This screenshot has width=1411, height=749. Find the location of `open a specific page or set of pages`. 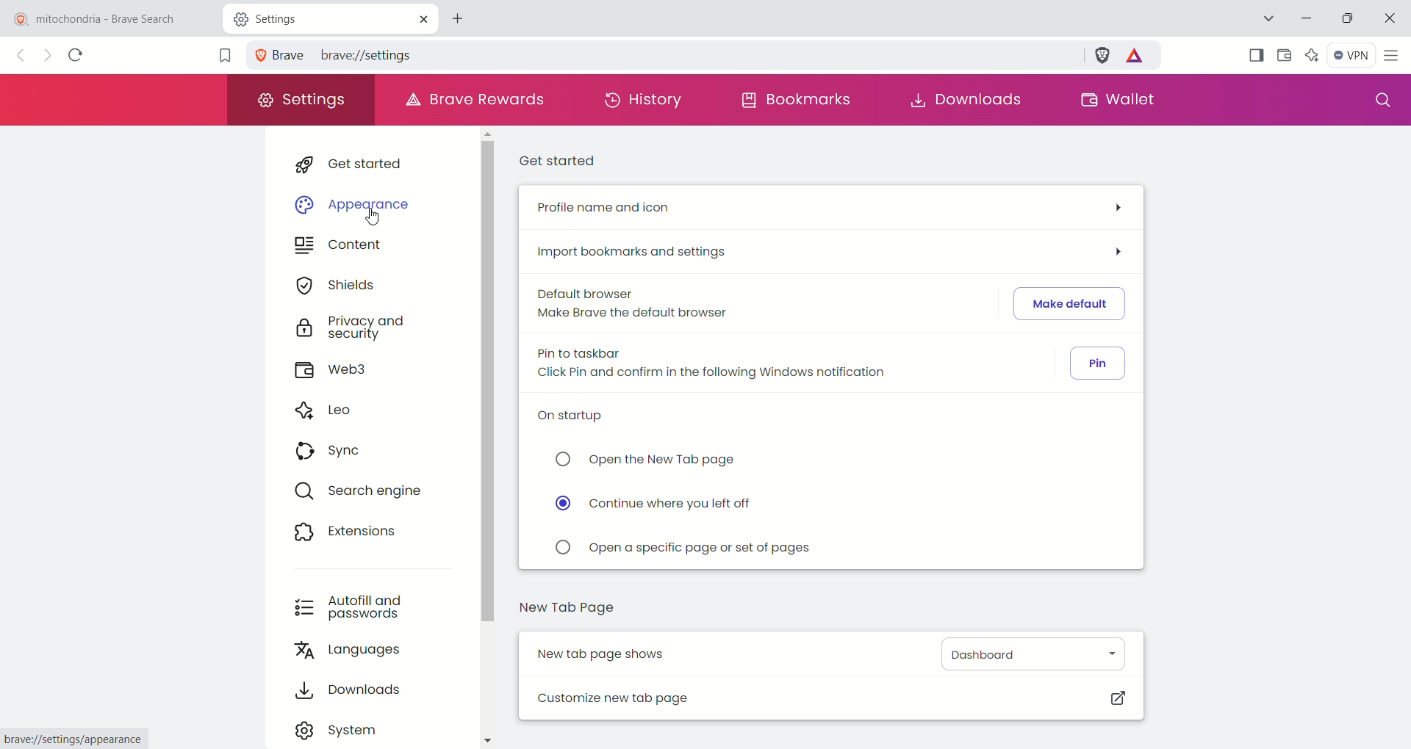

open a specific page or set of pages is located at coordinates (686, 550).